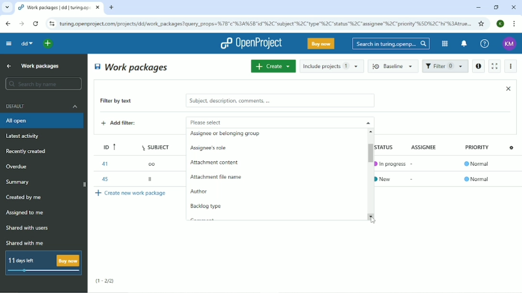 Image resolution: width=522 pixels, height=293 pixels. I want to click on Cursor, so click(373, 220).